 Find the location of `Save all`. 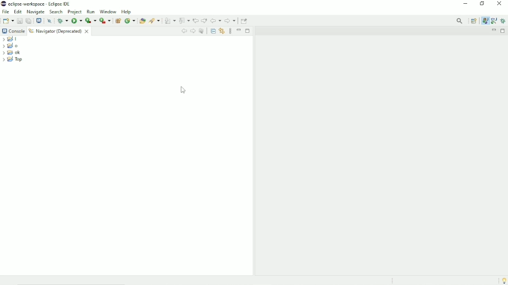

Save all is located at coordinates (28, 20).